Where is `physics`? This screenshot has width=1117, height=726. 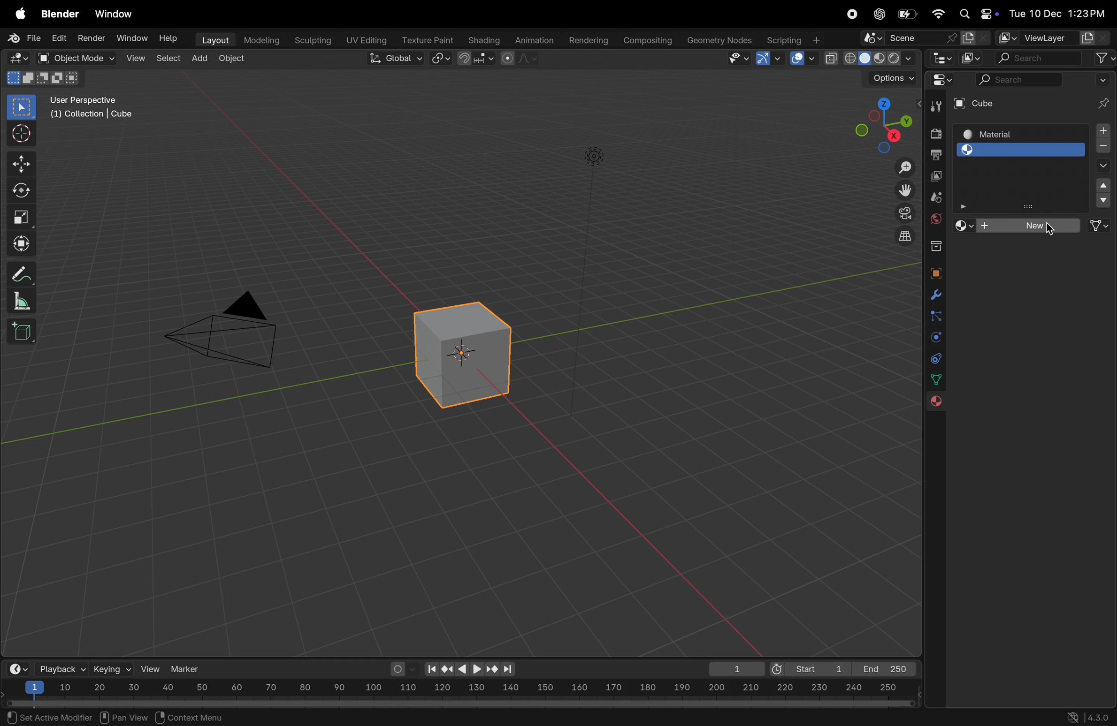 physics is located at coordinates (935, 338).